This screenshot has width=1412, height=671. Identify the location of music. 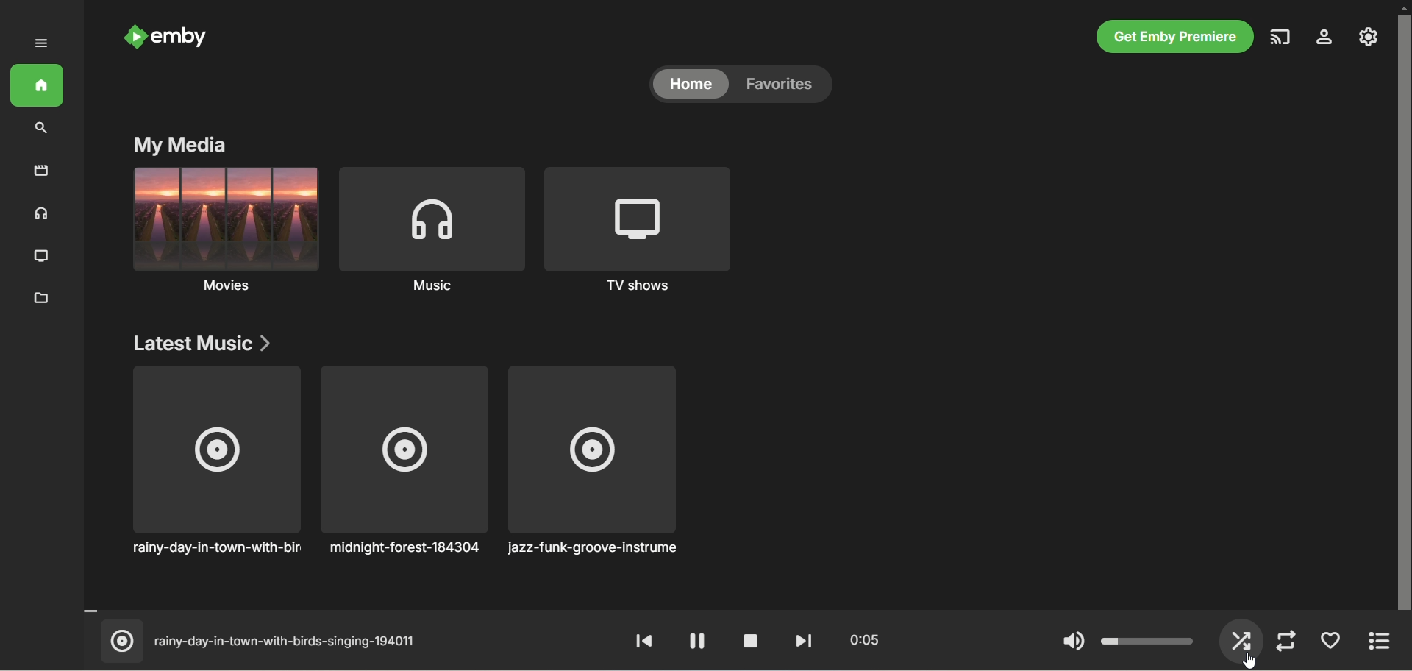
(43, 214).